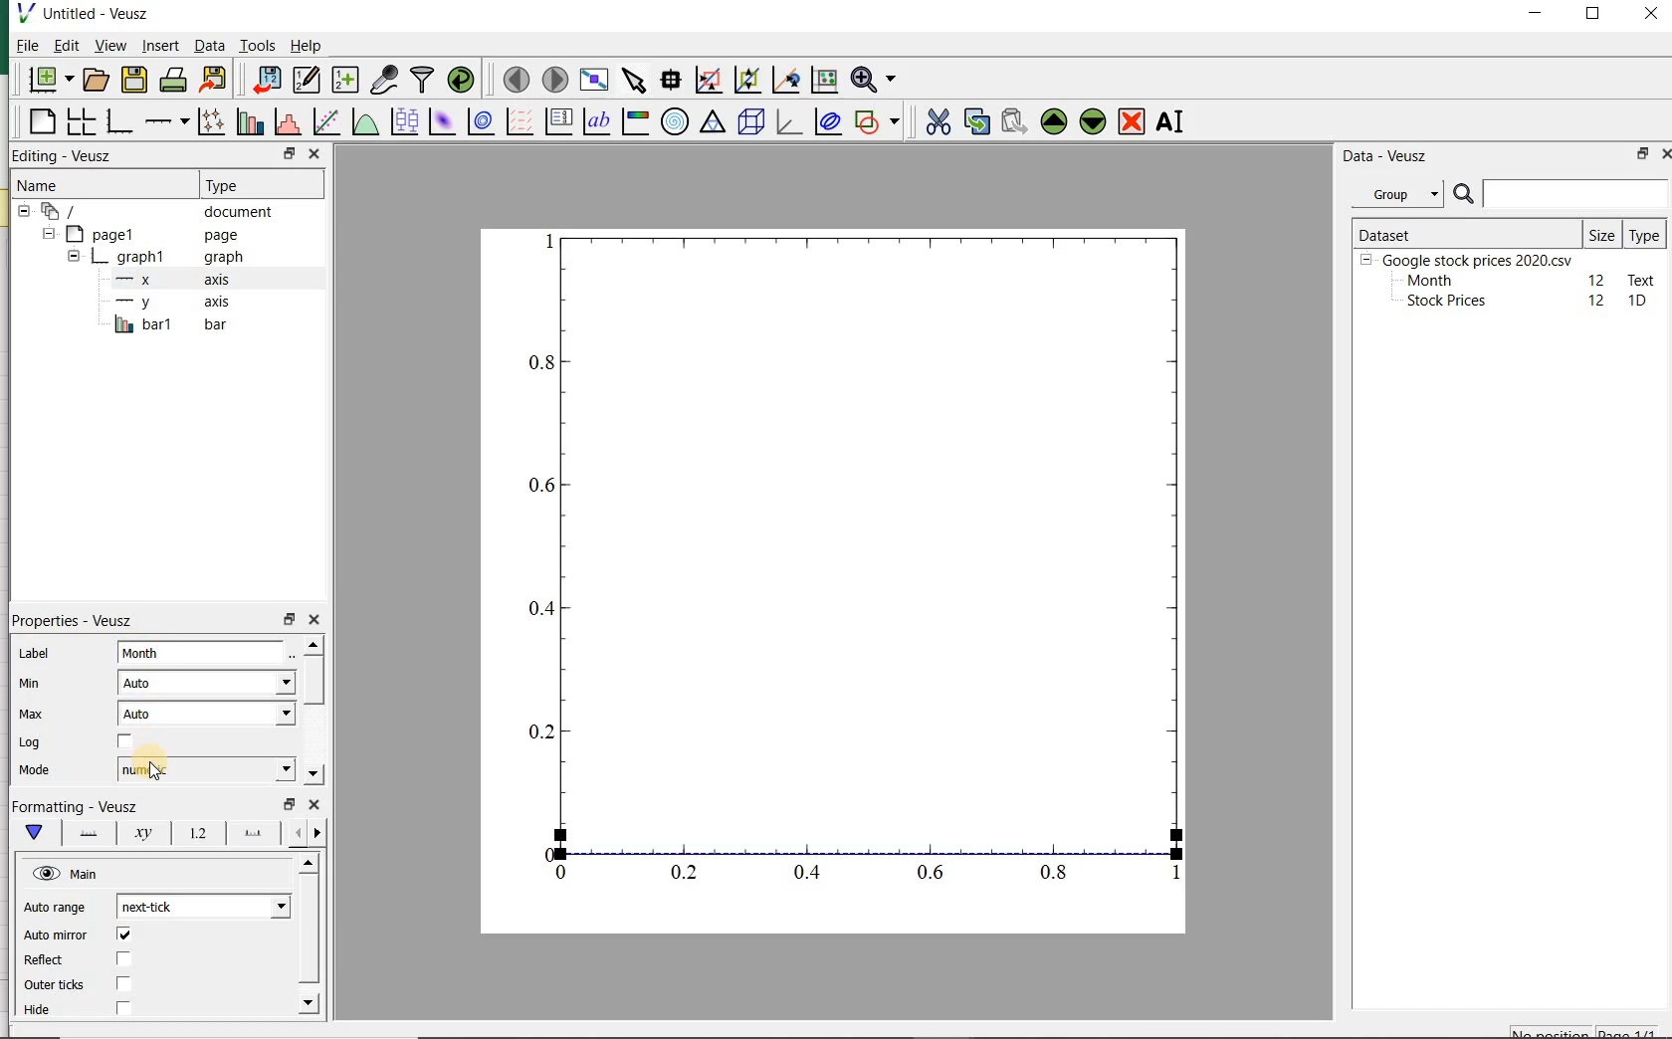 The height and width of the screenshot is (1039, 1672). I want to click on check/uncheck, so click(122, 1009).